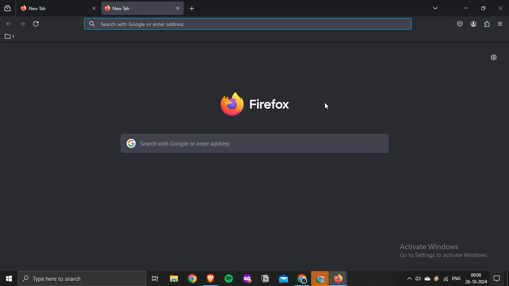 This screenshot has width=509, height=286. I want to click on chrome, so click(320, 279).